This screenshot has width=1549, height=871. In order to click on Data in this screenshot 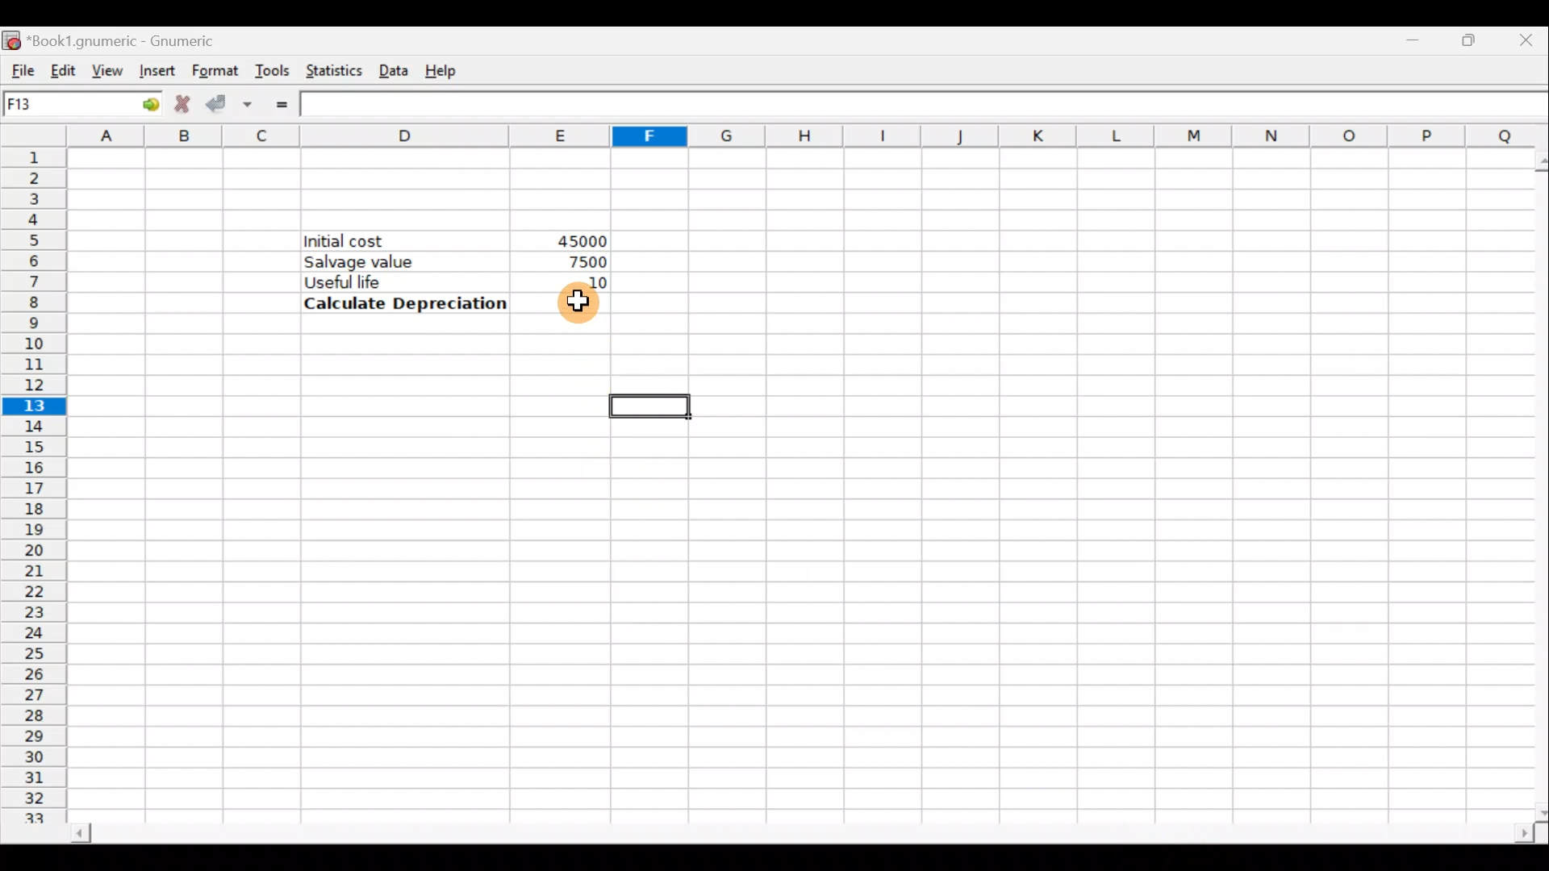, I will do `click(395, 68)`.